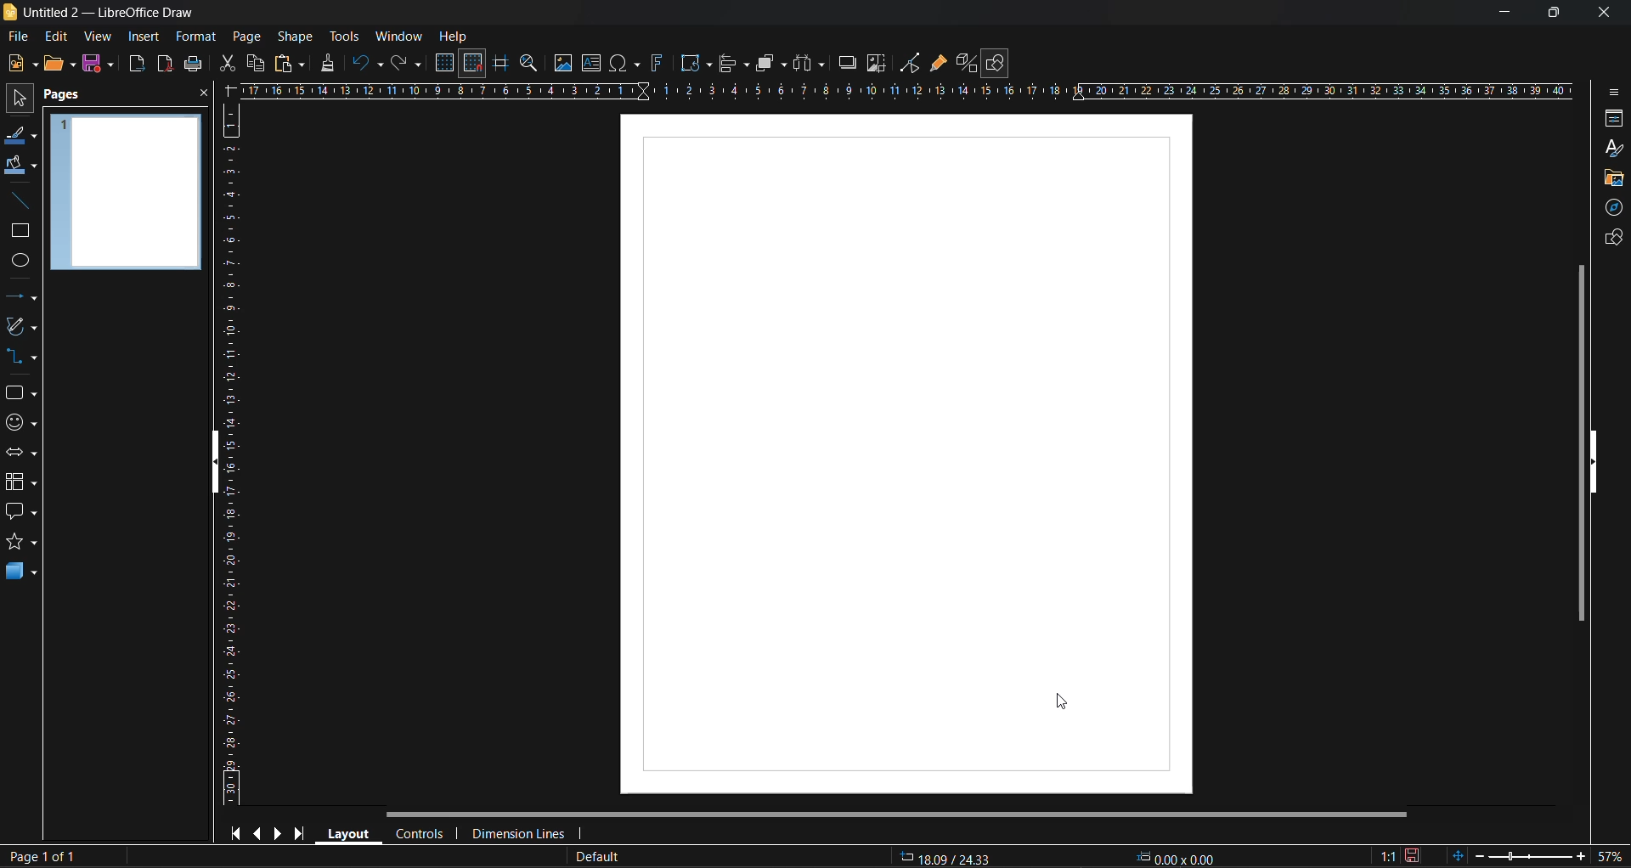  I want to click on properties, so click(1612, 117).